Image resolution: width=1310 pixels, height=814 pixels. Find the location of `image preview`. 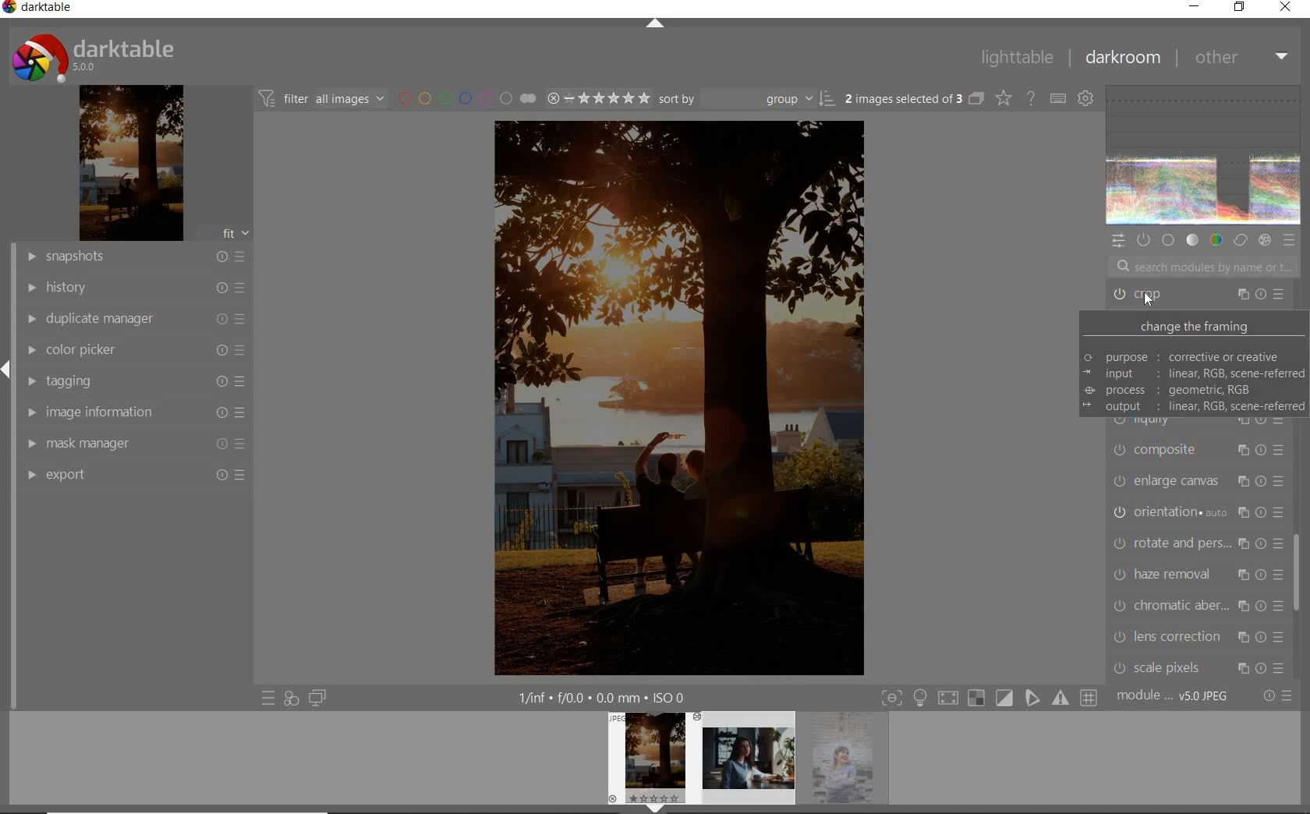

image preview is located at coordinates (748, 763).